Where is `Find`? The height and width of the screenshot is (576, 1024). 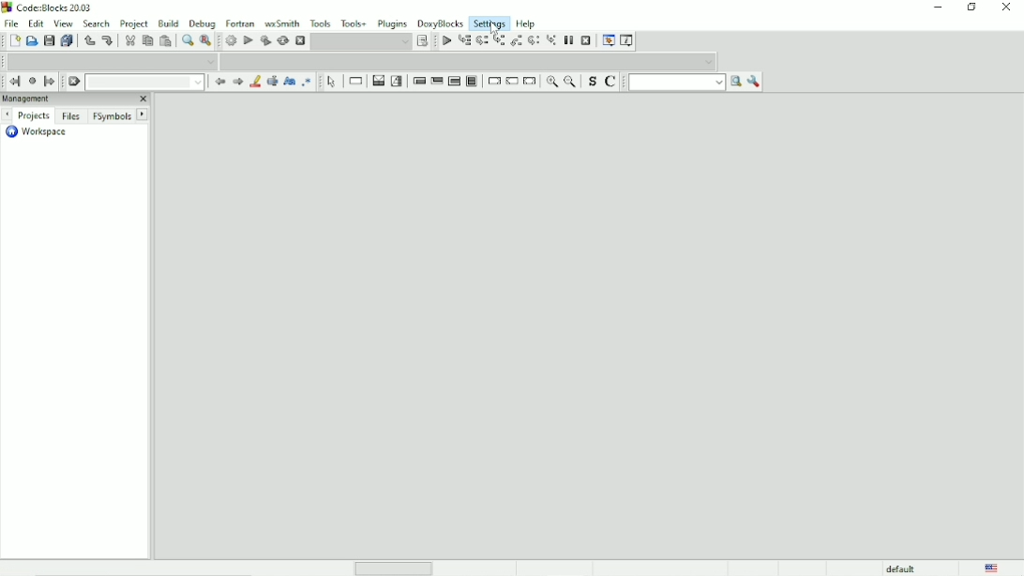 Find is located at coordinates (187, 40).